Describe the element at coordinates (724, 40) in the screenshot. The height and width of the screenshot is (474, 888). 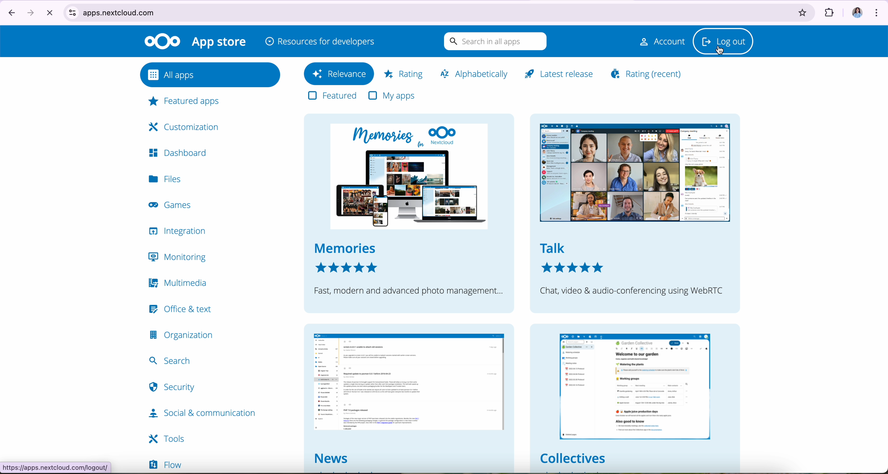
I see `log out` at that location.